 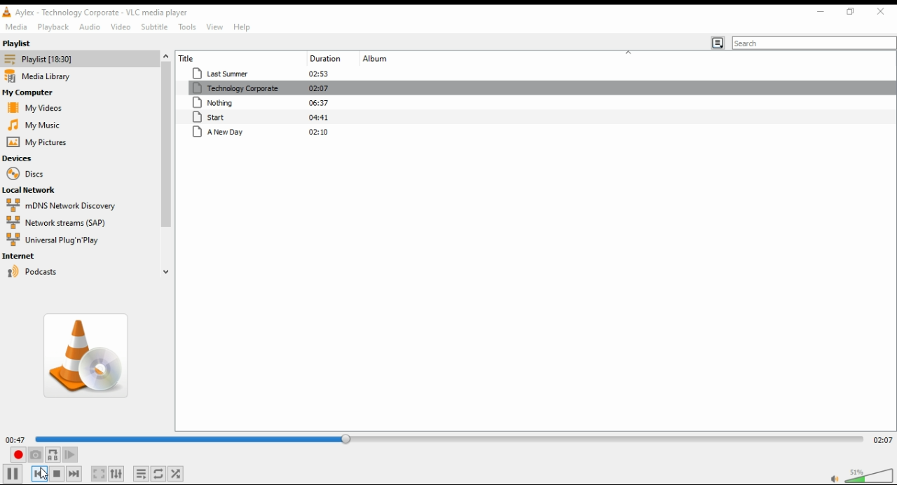 I want to click on local network, so click(x=36, y=191).